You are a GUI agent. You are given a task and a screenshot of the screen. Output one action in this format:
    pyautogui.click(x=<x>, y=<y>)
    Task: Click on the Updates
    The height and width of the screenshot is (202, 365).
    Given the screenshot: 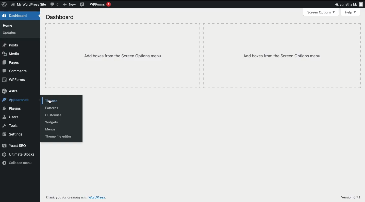 What is the action you would take?
    pyautogui.click(x=10, y=32)
    